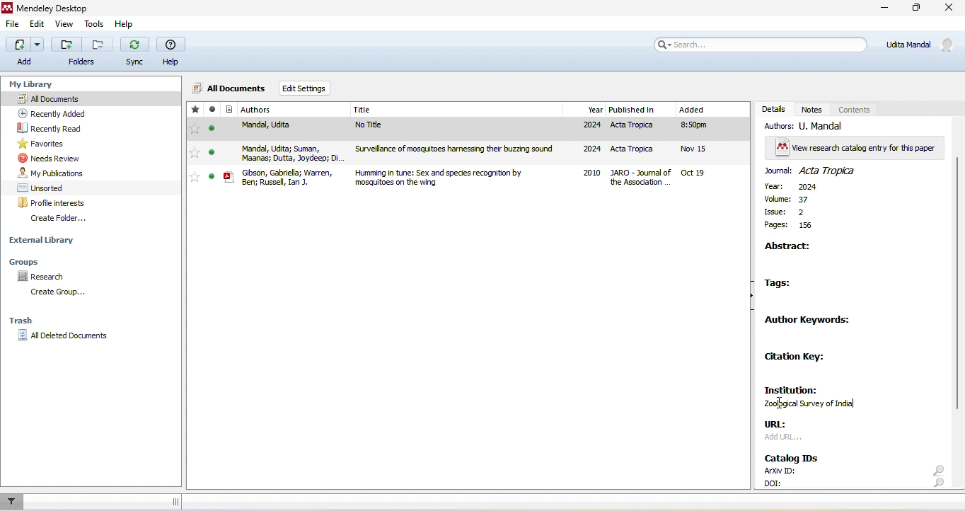 The image size is (965, 511). Describe the element at coordinates (195, 177) in the screenshot. I see `favorites toggle` at that location.